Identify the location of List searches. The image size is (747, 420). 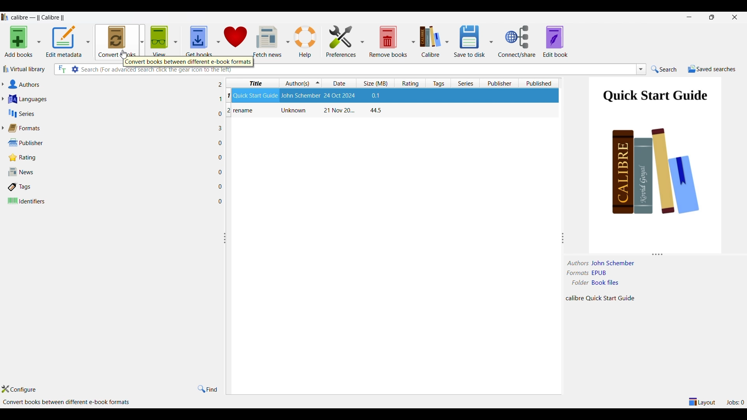
(641, 69).